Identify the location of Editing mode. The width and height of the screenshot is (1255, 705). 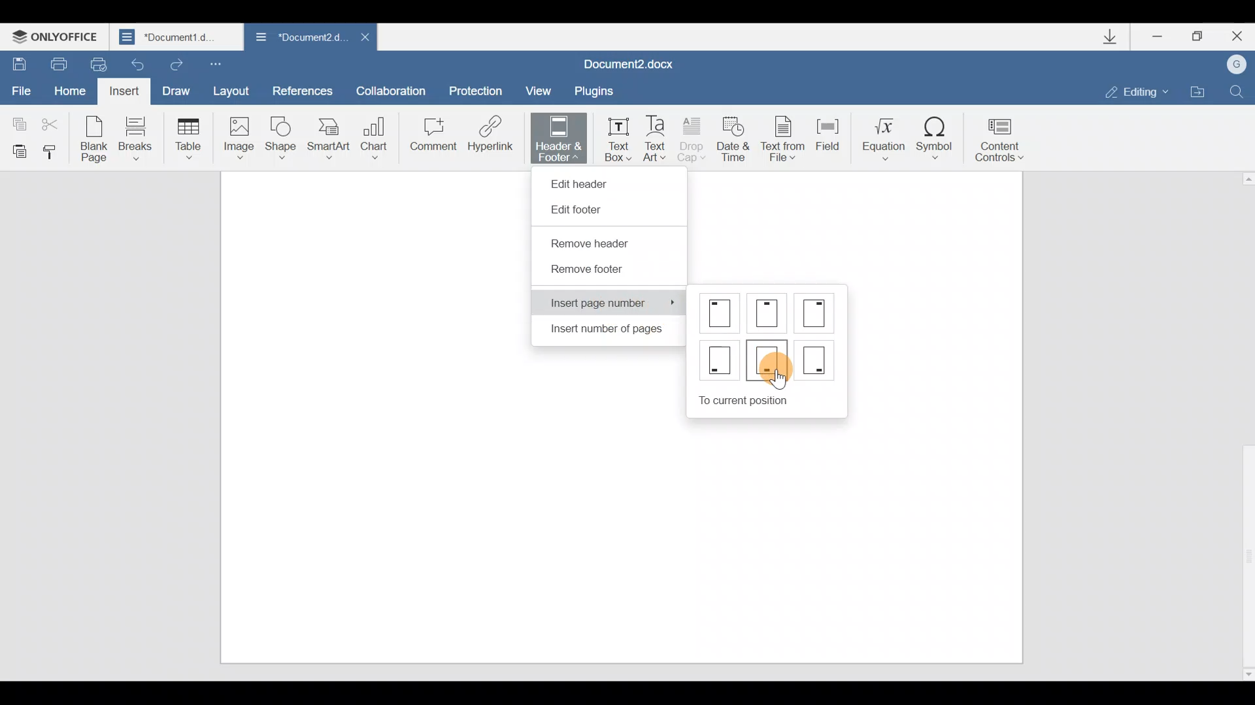
(1129, 90).